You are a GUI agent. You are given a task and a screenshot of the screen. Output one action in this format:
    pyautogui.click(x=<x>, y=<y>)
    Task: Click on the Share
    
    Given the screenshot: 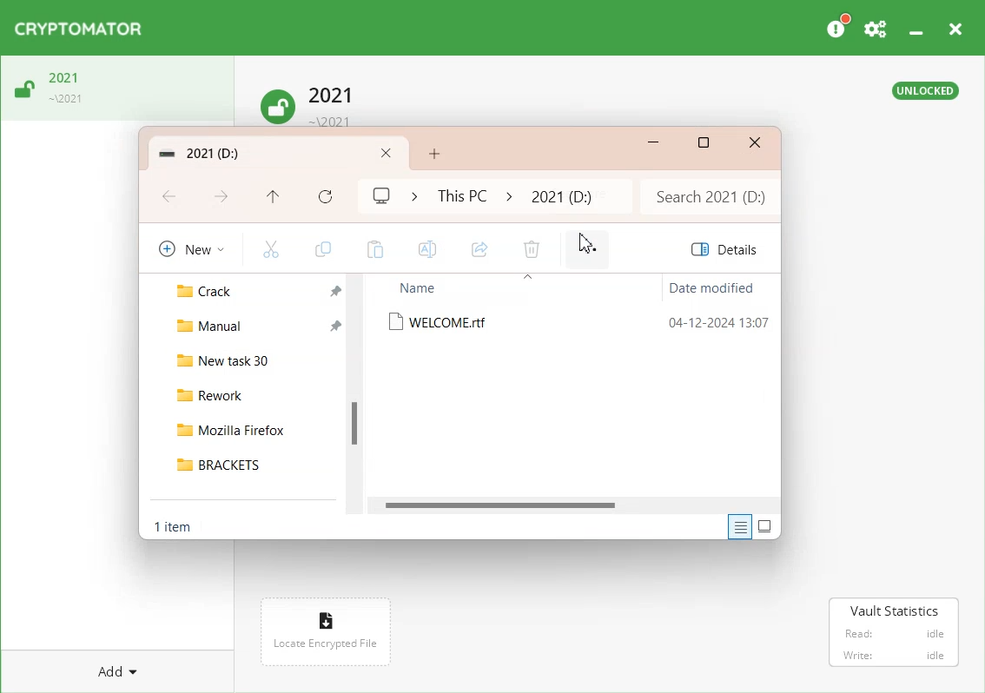 What is the action you would take?
    pyautogui.click(x=480, y=248)
    